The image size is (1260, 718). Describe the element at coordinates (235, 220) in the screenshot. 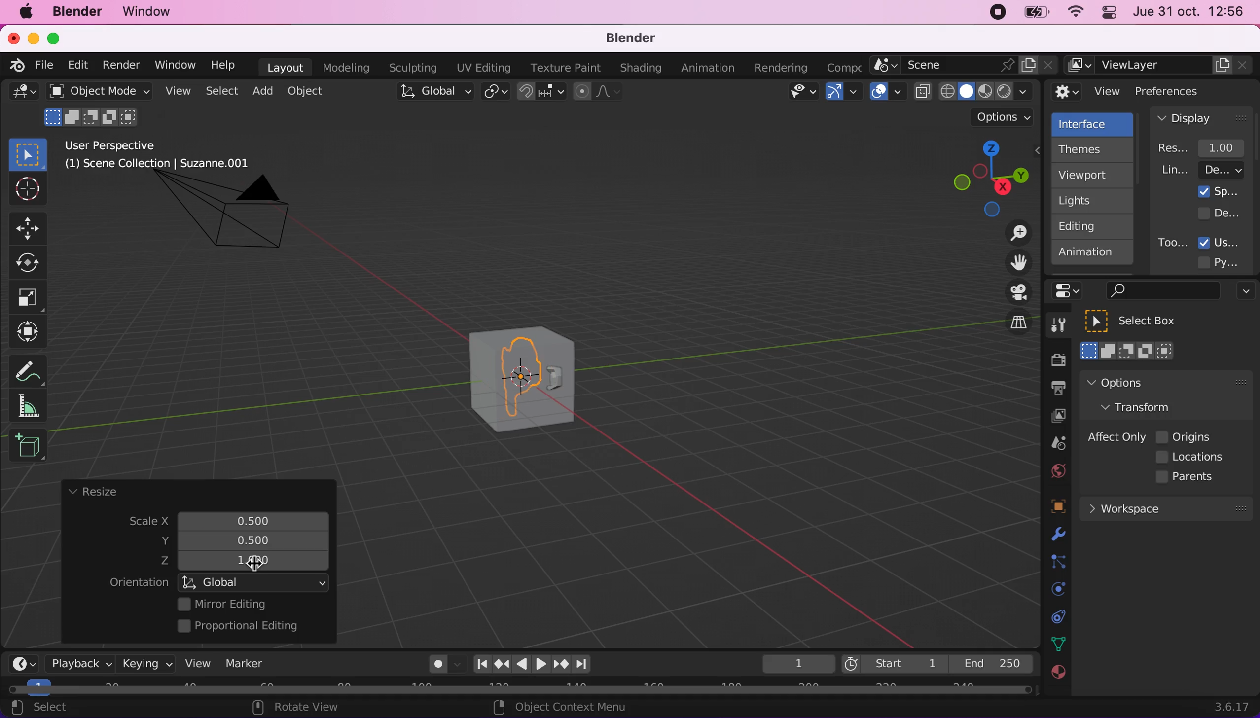

I see `camera` at that location.